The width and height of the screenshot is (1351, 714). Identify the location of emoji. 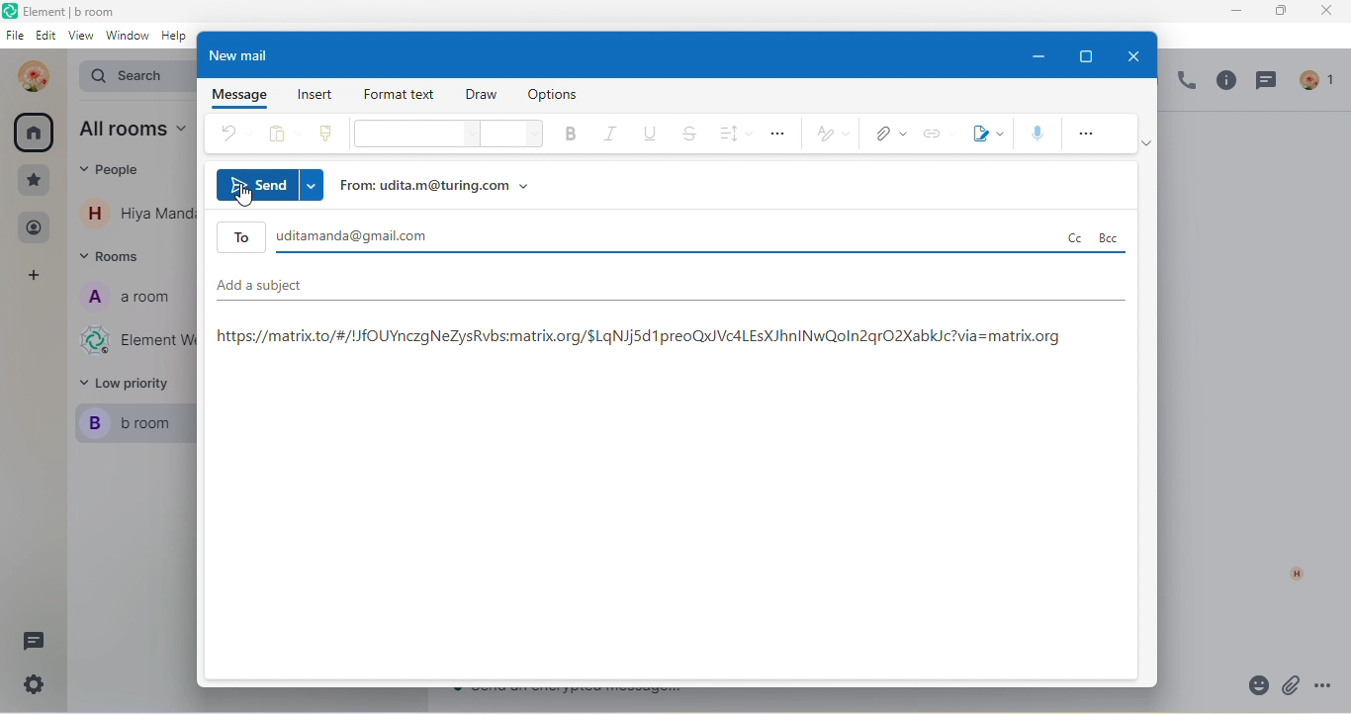
(1250, 686).